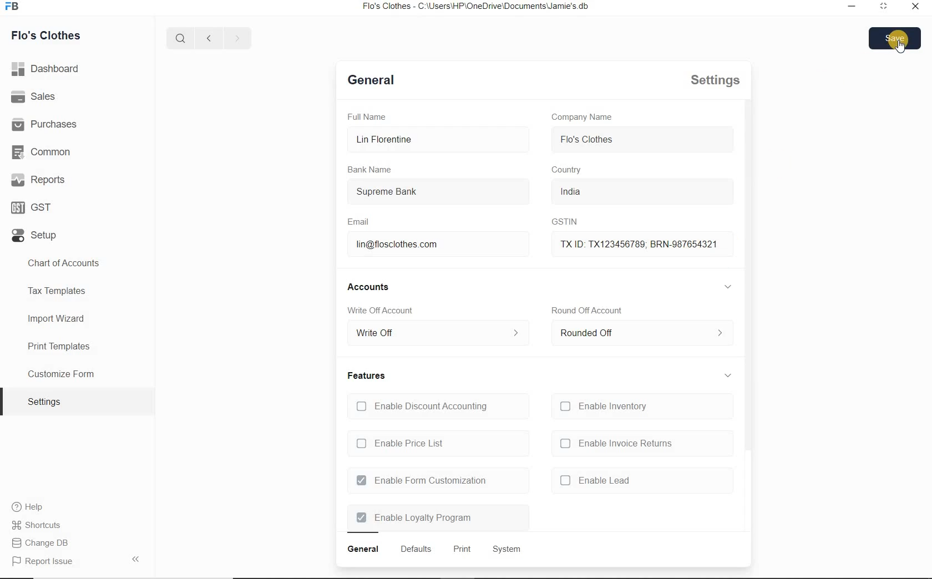 This screenshot has width=932, height=579. Describe the element at coordinates (568, 170) in the screenshot. I see `country` at that location.